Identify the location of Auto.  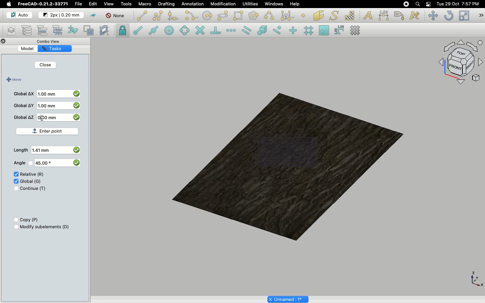
(20, 15).